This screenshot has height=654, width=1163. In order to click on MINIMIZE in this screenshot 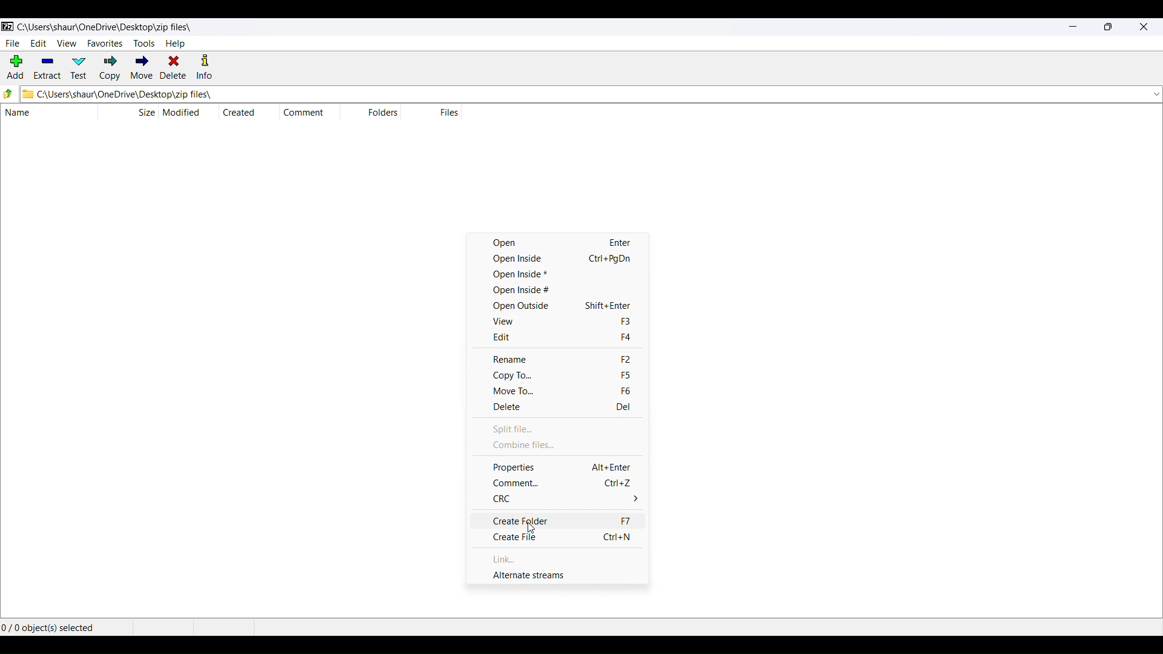, I will do `click(1073, 28)`.